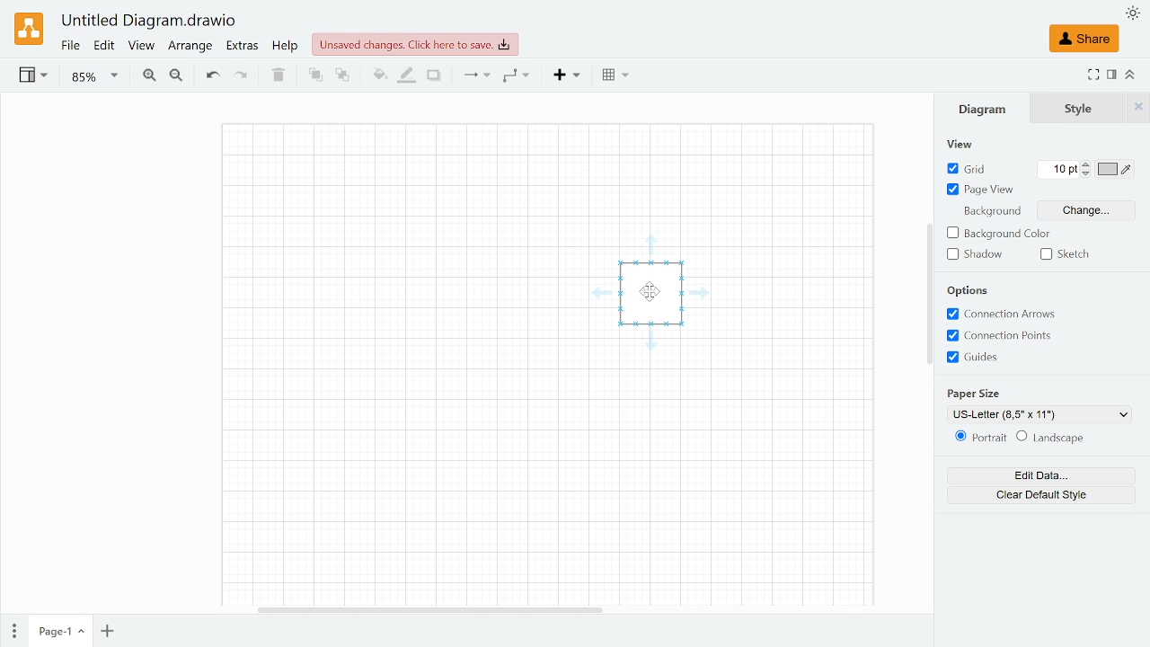  Describe the element at coordinates (927, 294) in the screenshot. I see `Vertical scrollbar` at that location.